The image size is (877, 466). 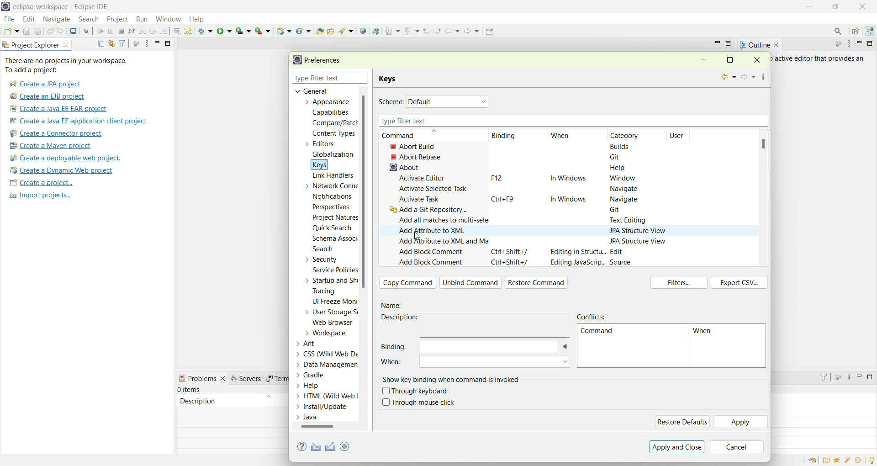 I want to click on when, so click(x=560, y=136).